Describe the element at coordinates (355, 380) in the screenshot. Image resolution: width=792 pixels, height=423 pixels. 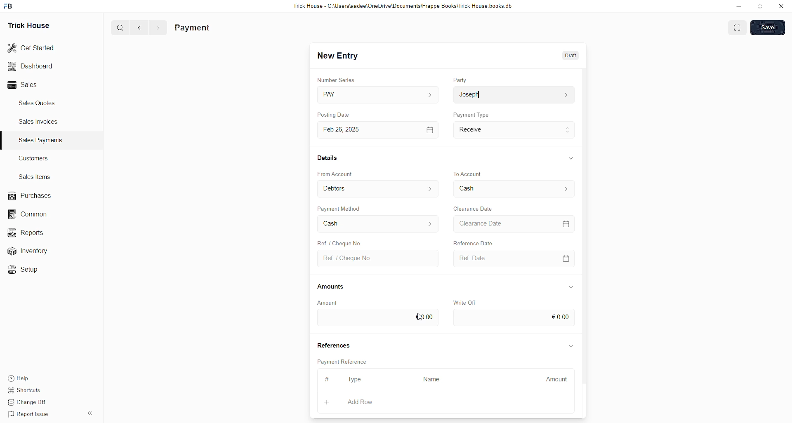
I see `Type` at that location.